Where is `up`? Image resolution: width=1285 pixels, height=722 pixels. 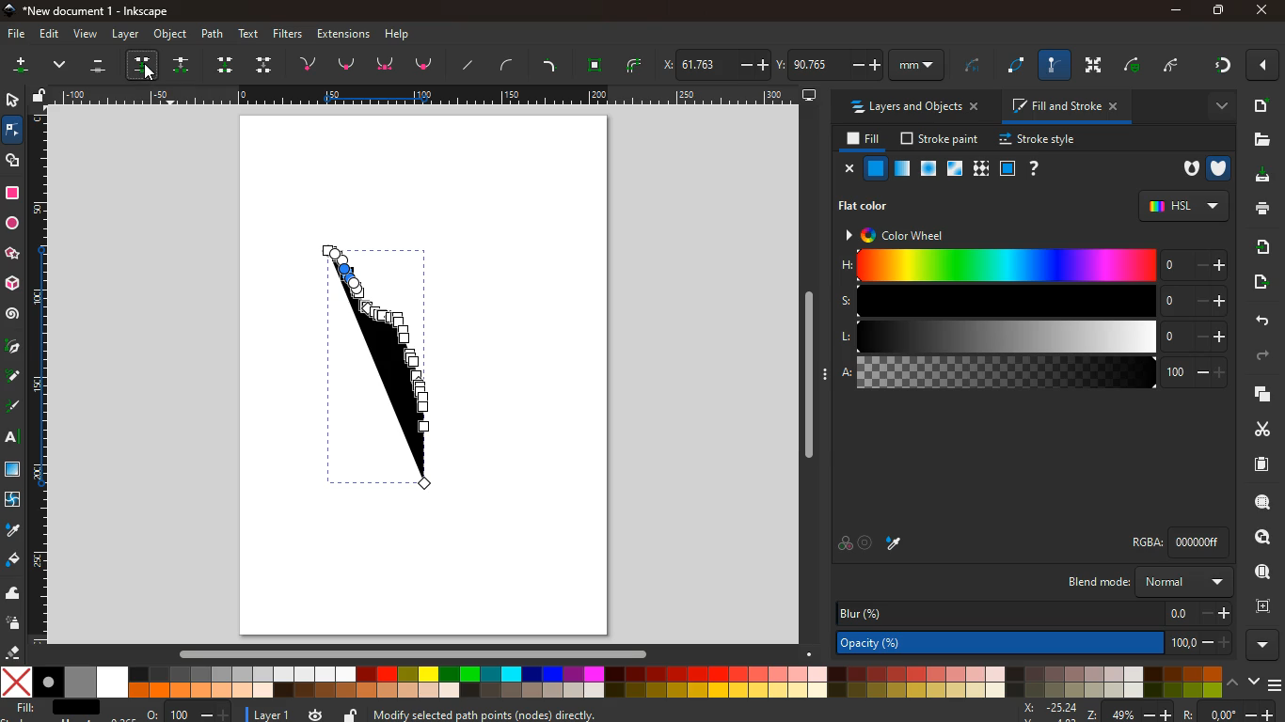
up is located at coordinates (1232, 682).